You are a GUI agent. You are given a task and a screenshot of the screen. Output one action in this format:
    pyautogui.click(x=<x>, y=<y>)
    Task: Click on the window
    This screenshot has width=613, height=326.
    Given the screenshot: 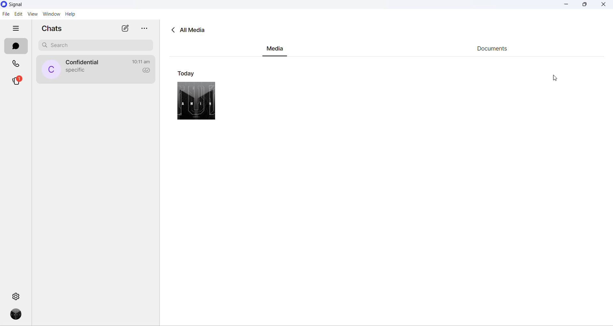 What is the action you would take?
    pyautogui.click(x=51, y=14)
    